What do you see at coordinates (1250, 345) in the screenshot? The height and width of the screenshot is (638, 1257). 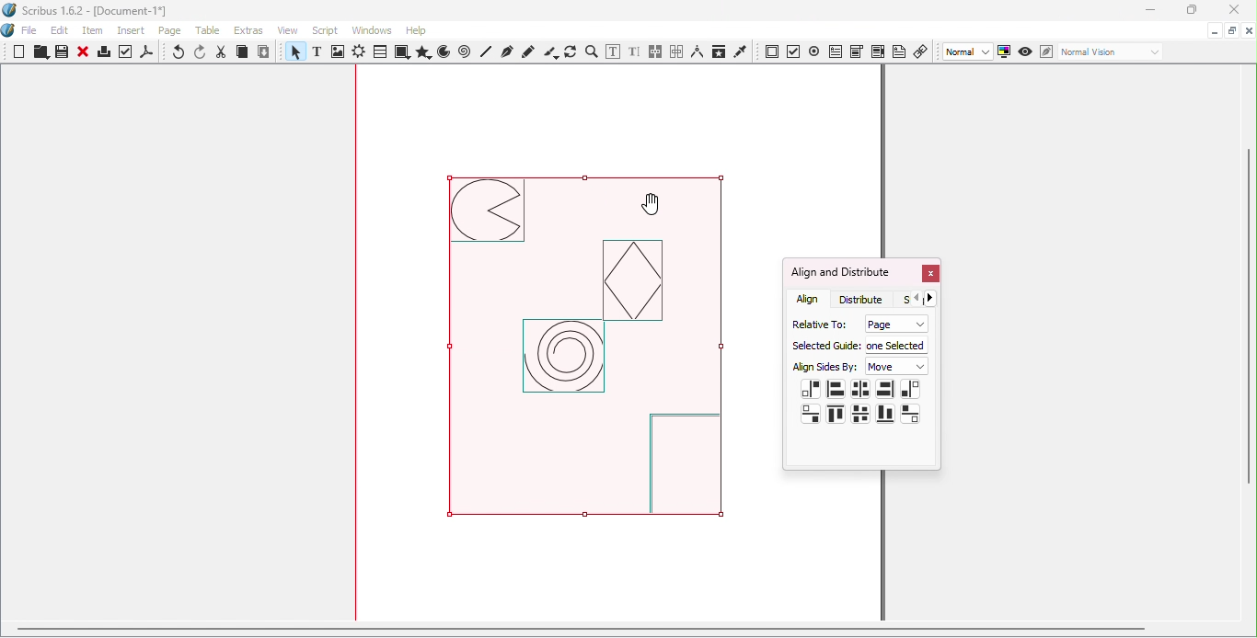 I see `Vertical scroll bar` at bounding box center [1250, 345].